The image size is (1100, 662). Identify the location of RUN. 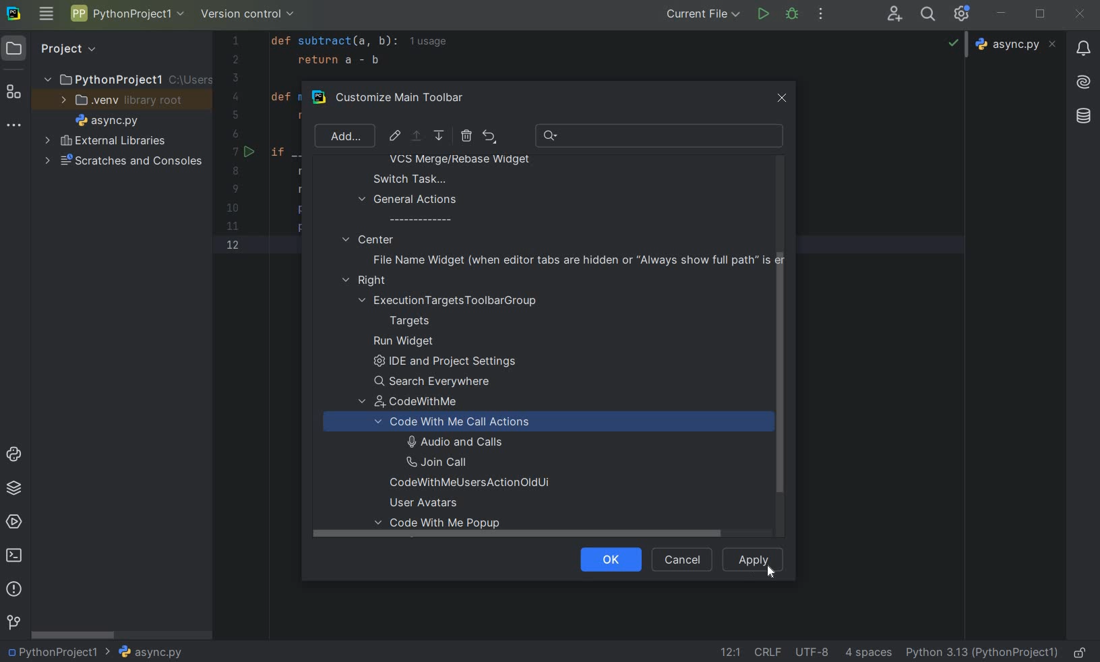
(764, 15).